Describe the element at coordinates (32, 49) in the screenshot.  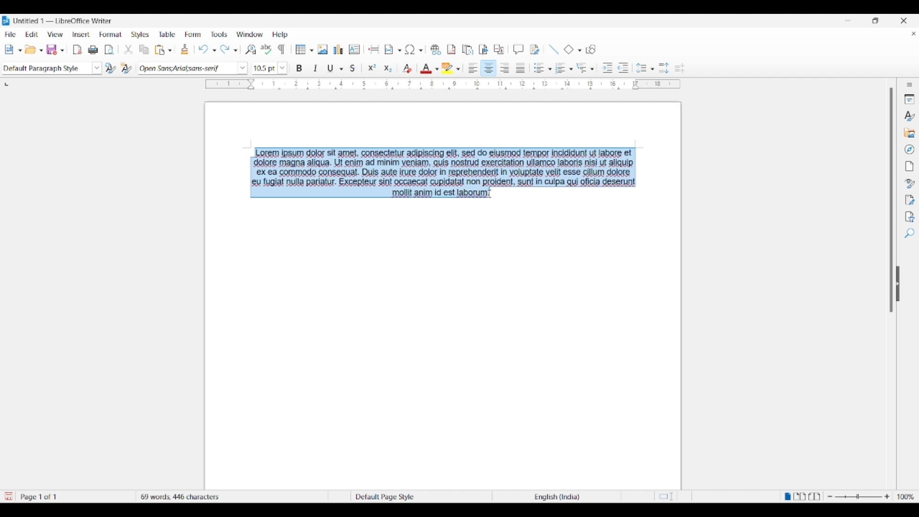
I see `open saved document` at that location.